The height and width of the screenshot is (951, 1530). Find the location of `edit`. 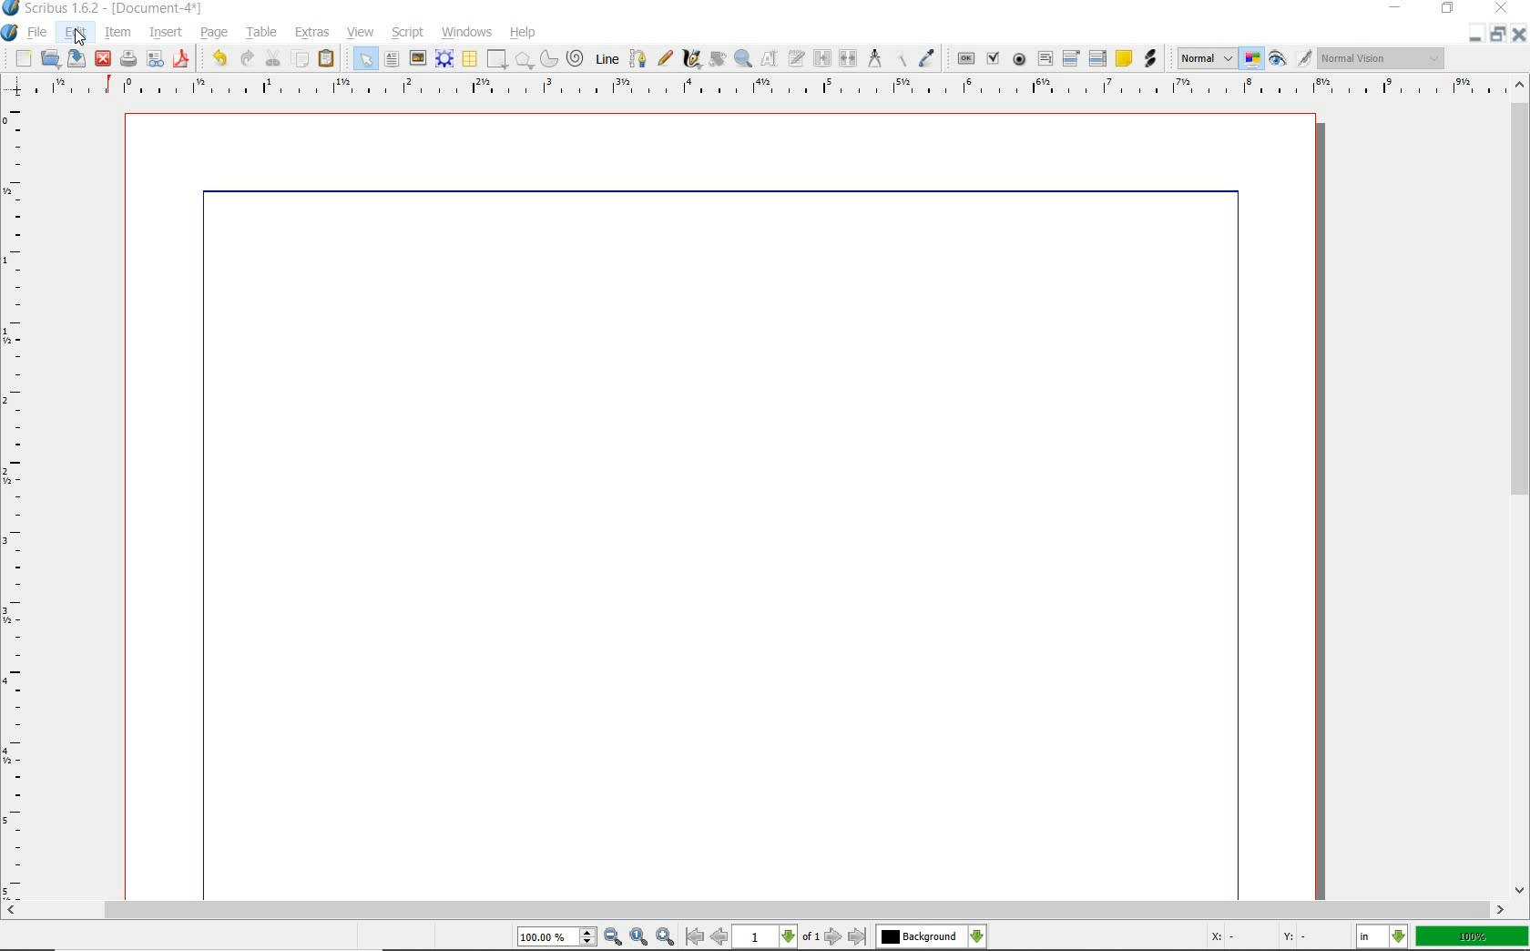

edit is located at coordinates (74, 34).